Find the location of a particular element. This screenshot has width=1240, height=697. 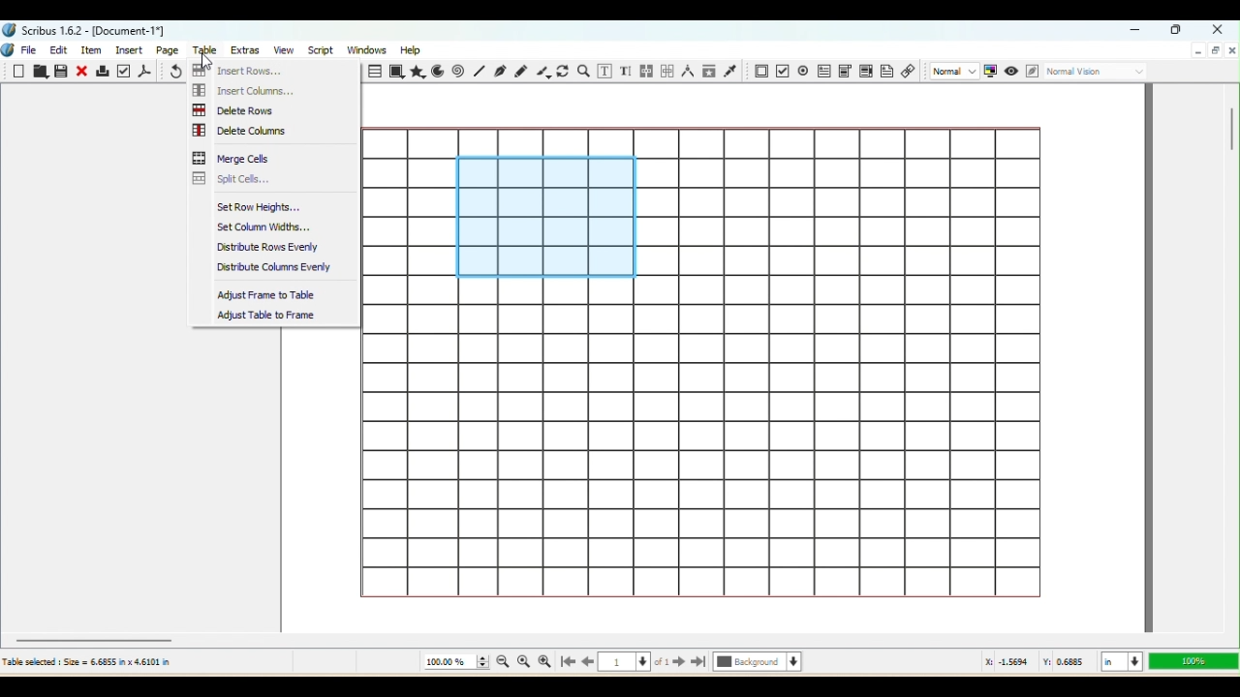

: 1.8413 Y: 1.5099 is located at coordinates (1037, 663).